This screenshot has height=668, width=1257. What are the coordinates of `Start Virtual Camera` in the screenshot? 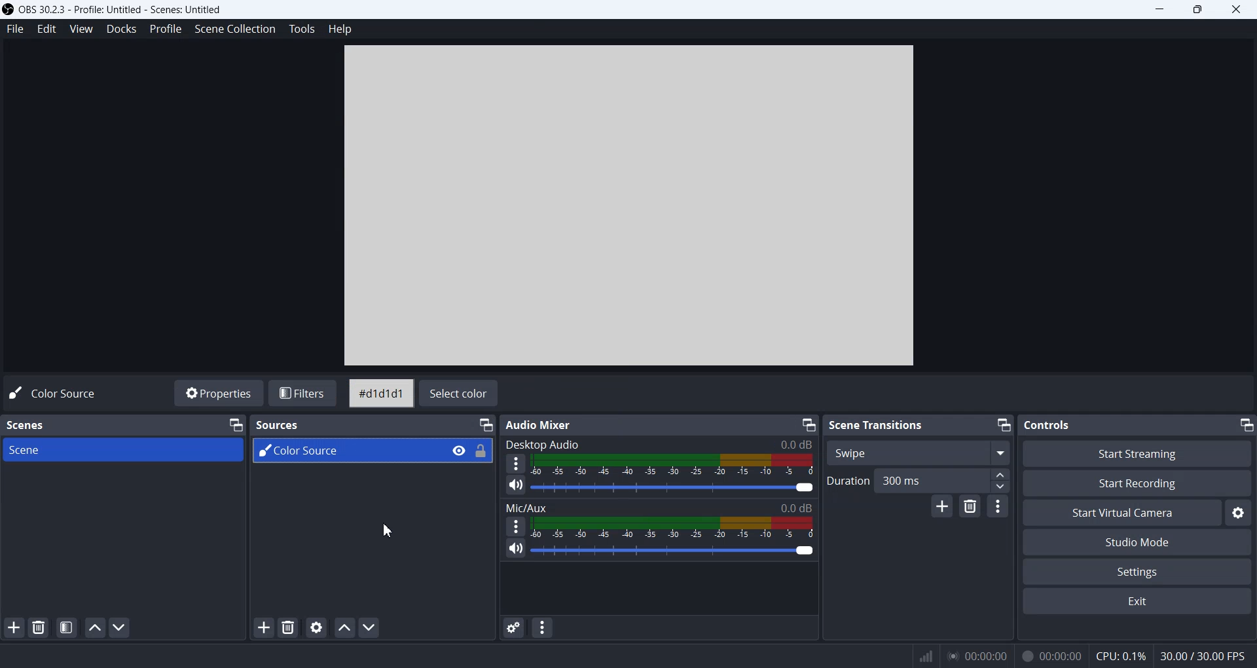 It's located at (1121, 512).